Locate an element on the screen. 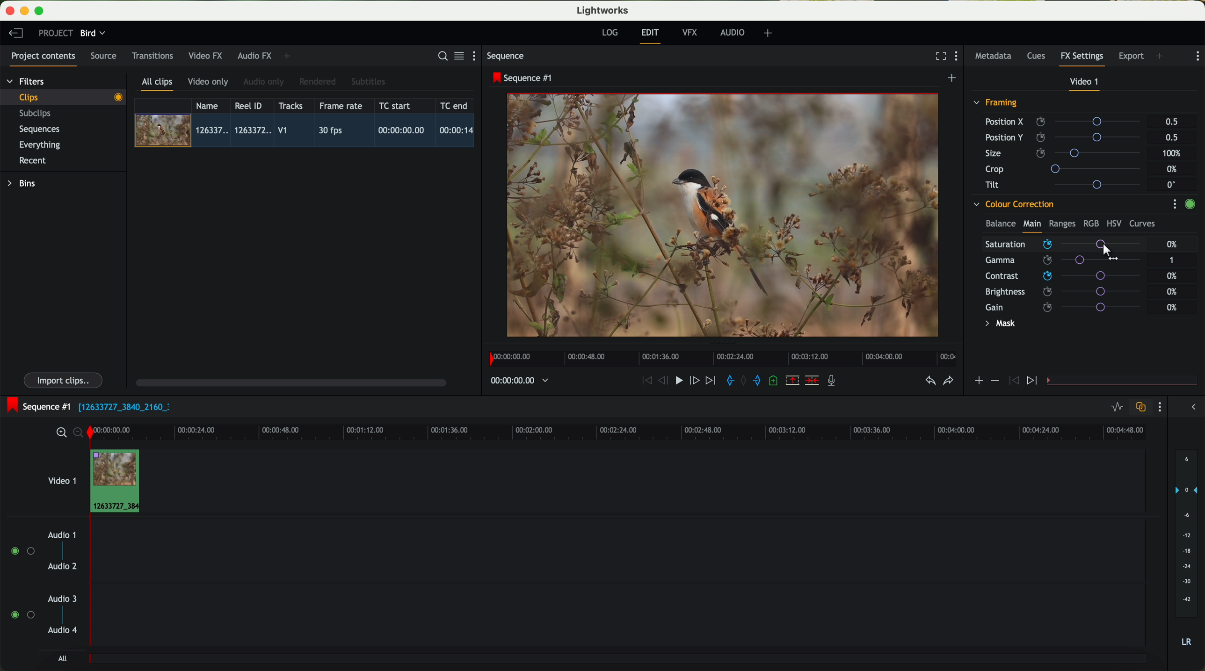 The image size is (1205, 671). crop is located at coordinates (1067, 168).